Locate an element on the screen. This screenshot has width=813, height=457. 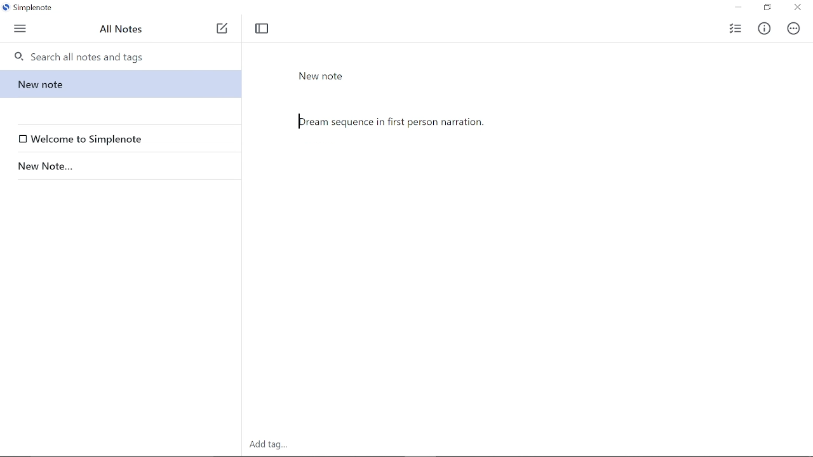
Toggle focus mode is located at coordinates (262, 29).